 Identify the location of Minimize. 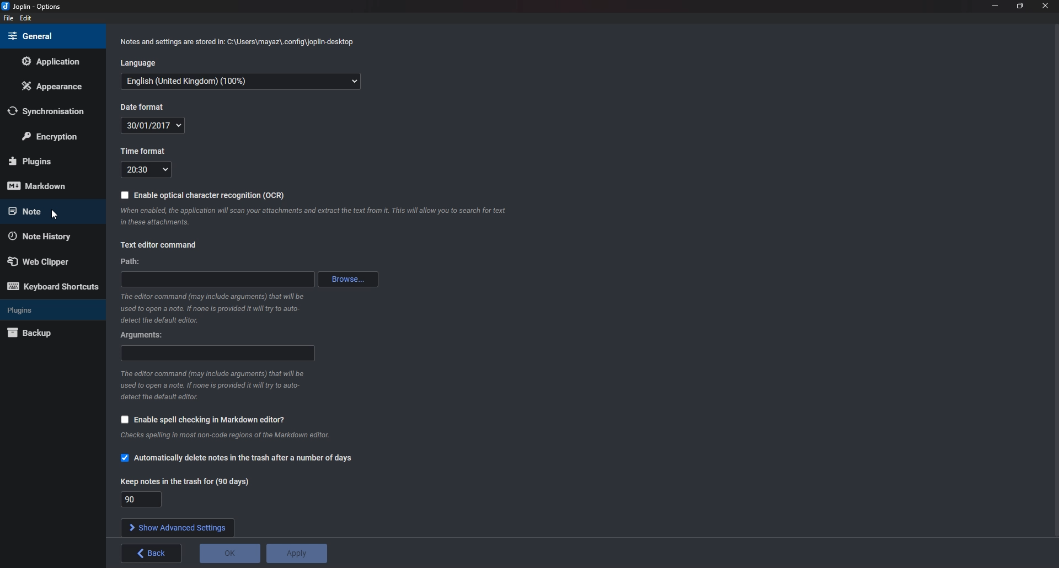
(996, 6).